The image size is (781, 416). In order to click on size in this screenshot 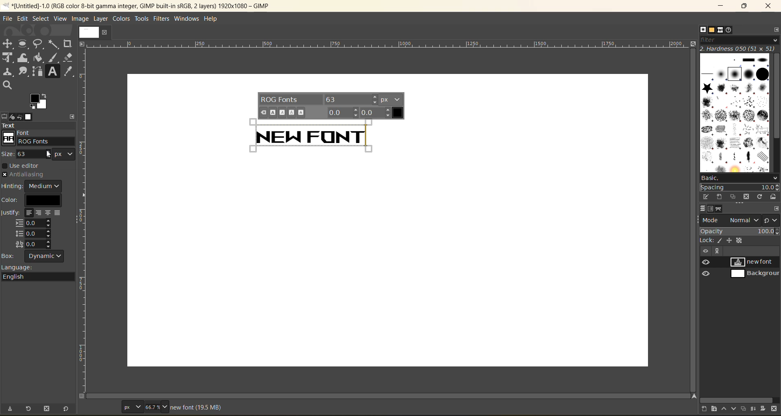, I will do `click(37, 154)`.